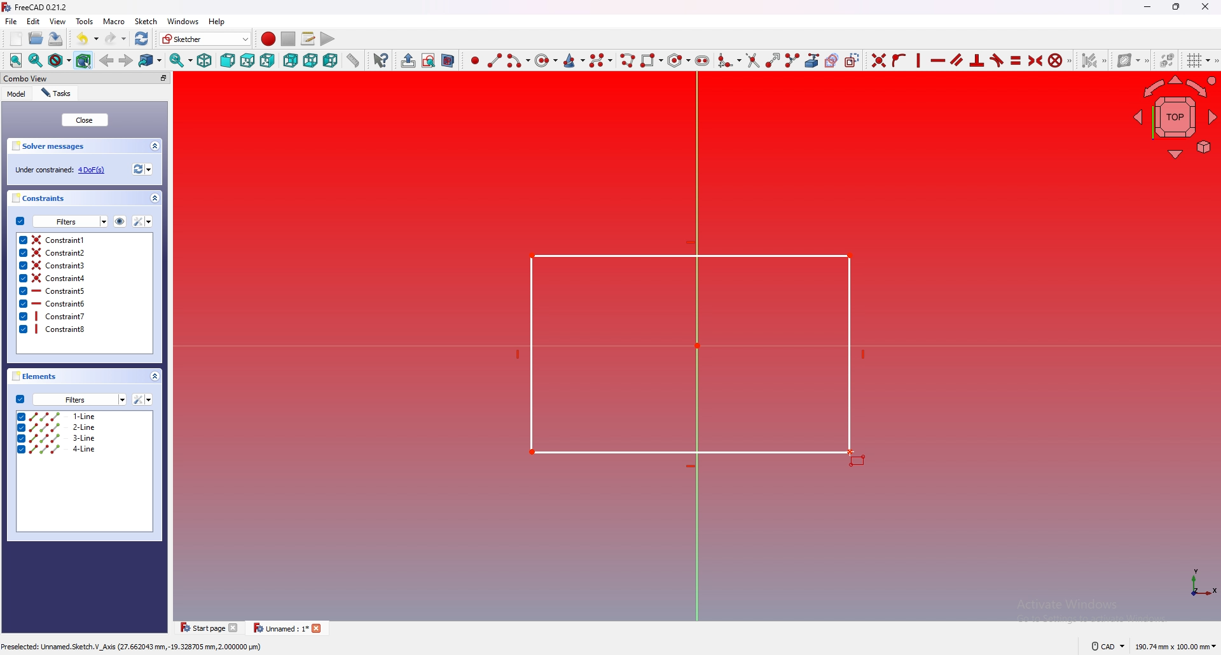  I want to click on create slot, so click(702, 61).